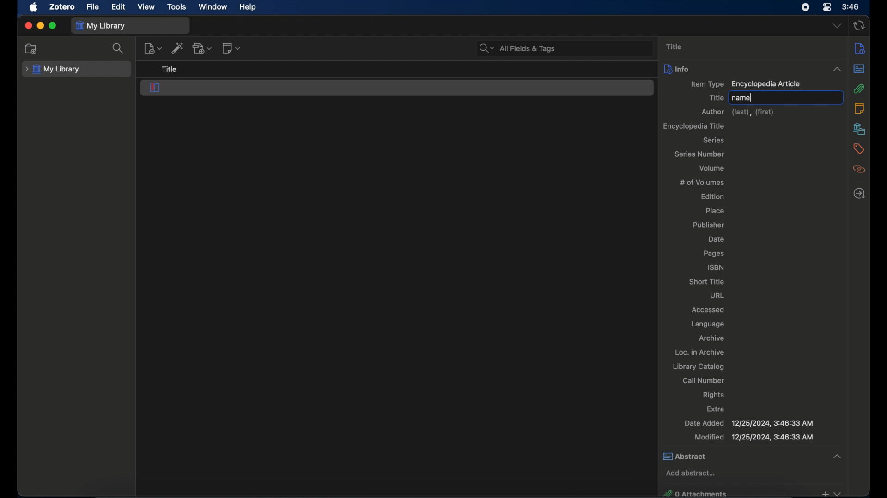  Describe the element at coordinates (716, 211) in the screenshot. I see `place` at that location.